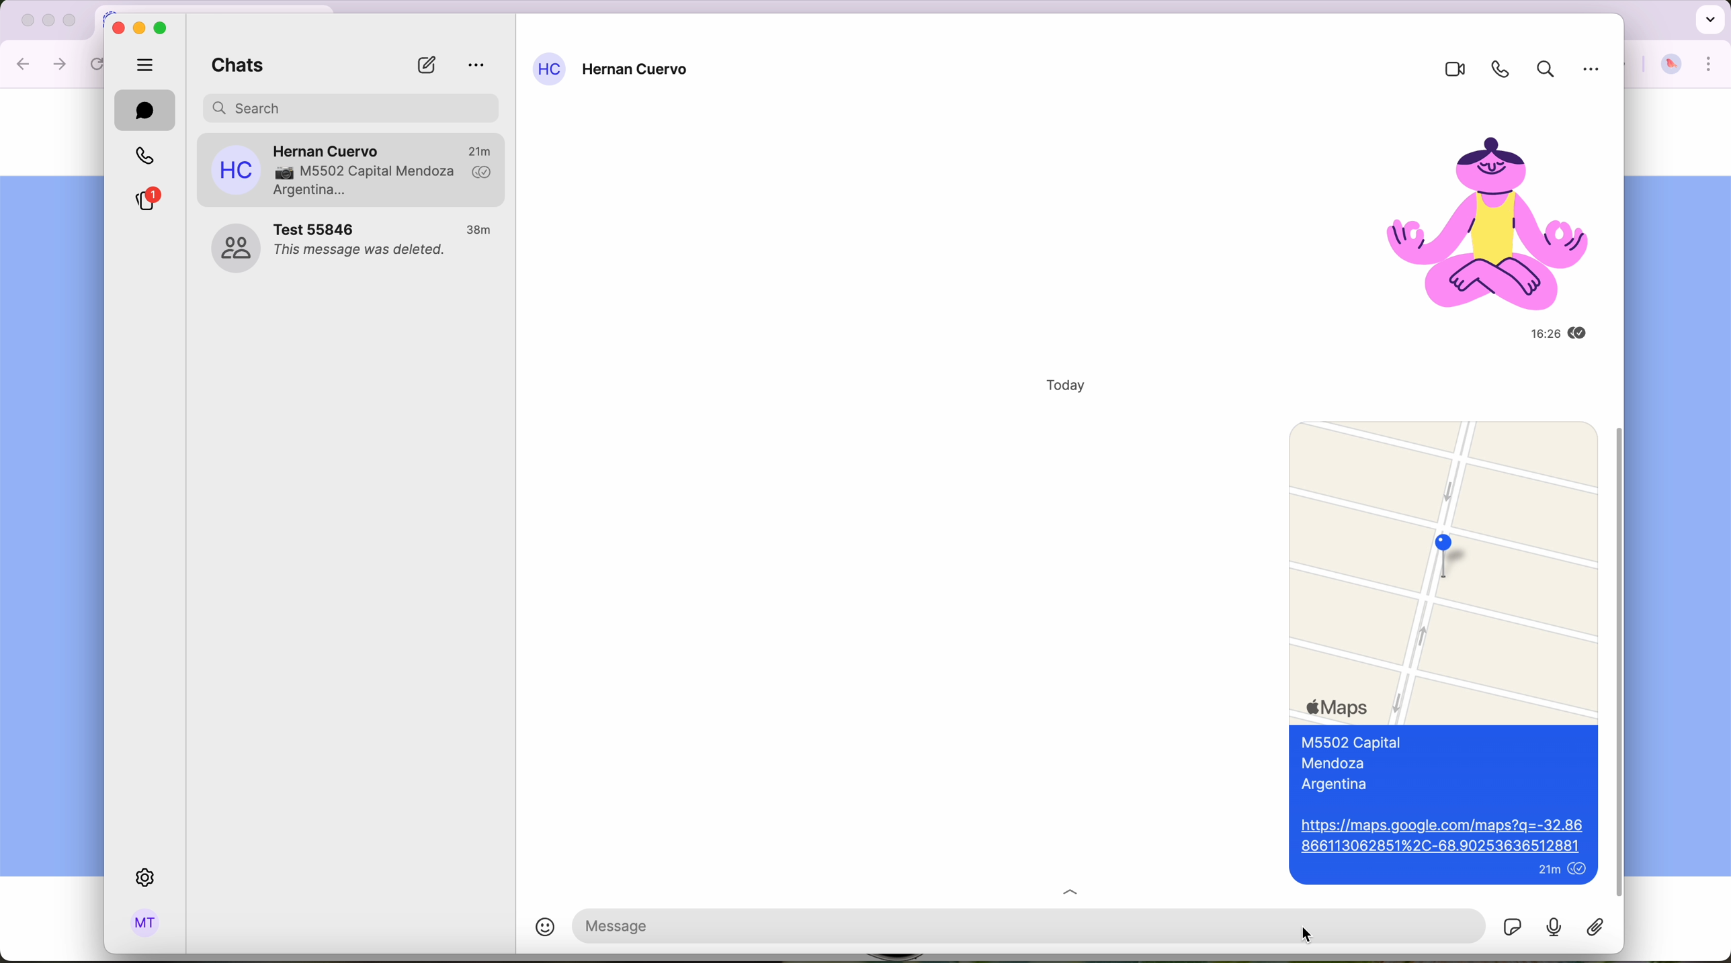  What do you see at coordinates (142, 156) in the screenshot?
I see `calls` at bounding box center [142, 156].